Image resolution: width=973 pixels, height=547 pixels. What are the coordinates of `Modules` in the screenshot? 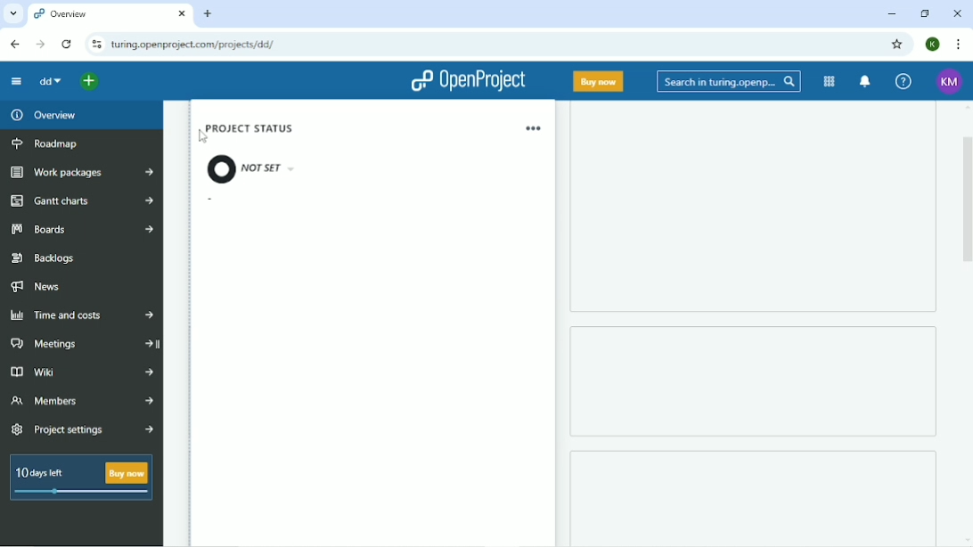 It's located at (830, 82).